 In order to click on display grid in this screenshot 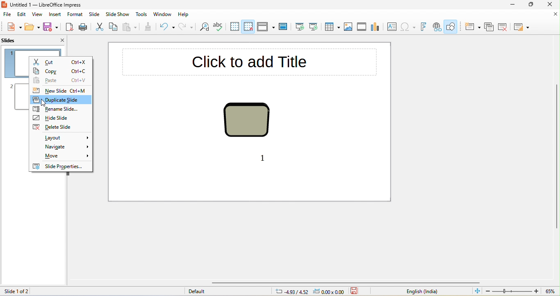, I will do `click(234, 27)`.